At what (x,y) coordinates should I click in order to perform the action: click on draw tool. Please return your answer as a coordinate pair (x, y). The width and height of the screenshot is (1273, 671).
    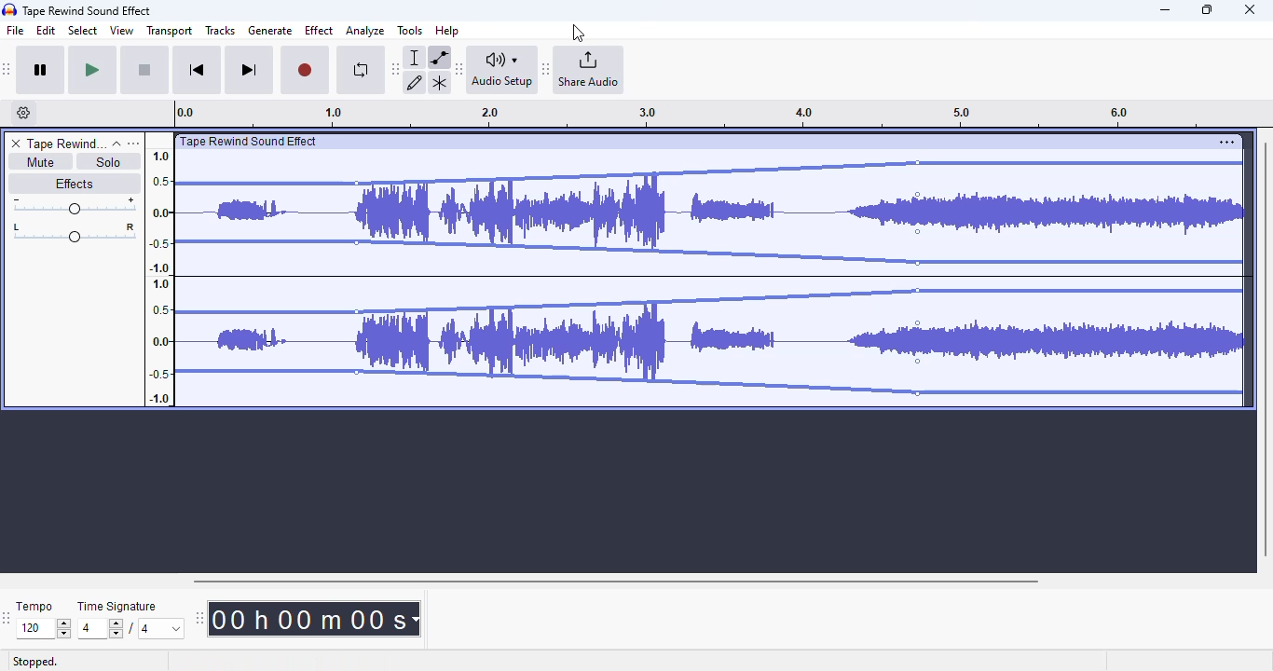
    Looking at the image, I should click on (416, 82).